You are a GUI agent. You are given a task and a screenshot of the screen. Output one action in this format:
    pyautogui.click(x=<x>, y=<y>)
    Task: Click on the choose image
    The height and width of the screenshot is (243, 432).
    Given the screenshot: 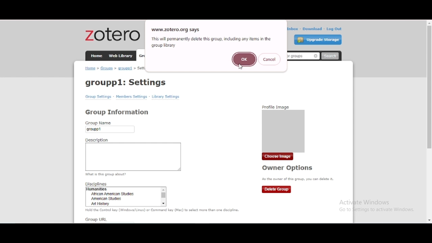 What is the action you would take?
    pyautogui.click(x=277, y=157)
    